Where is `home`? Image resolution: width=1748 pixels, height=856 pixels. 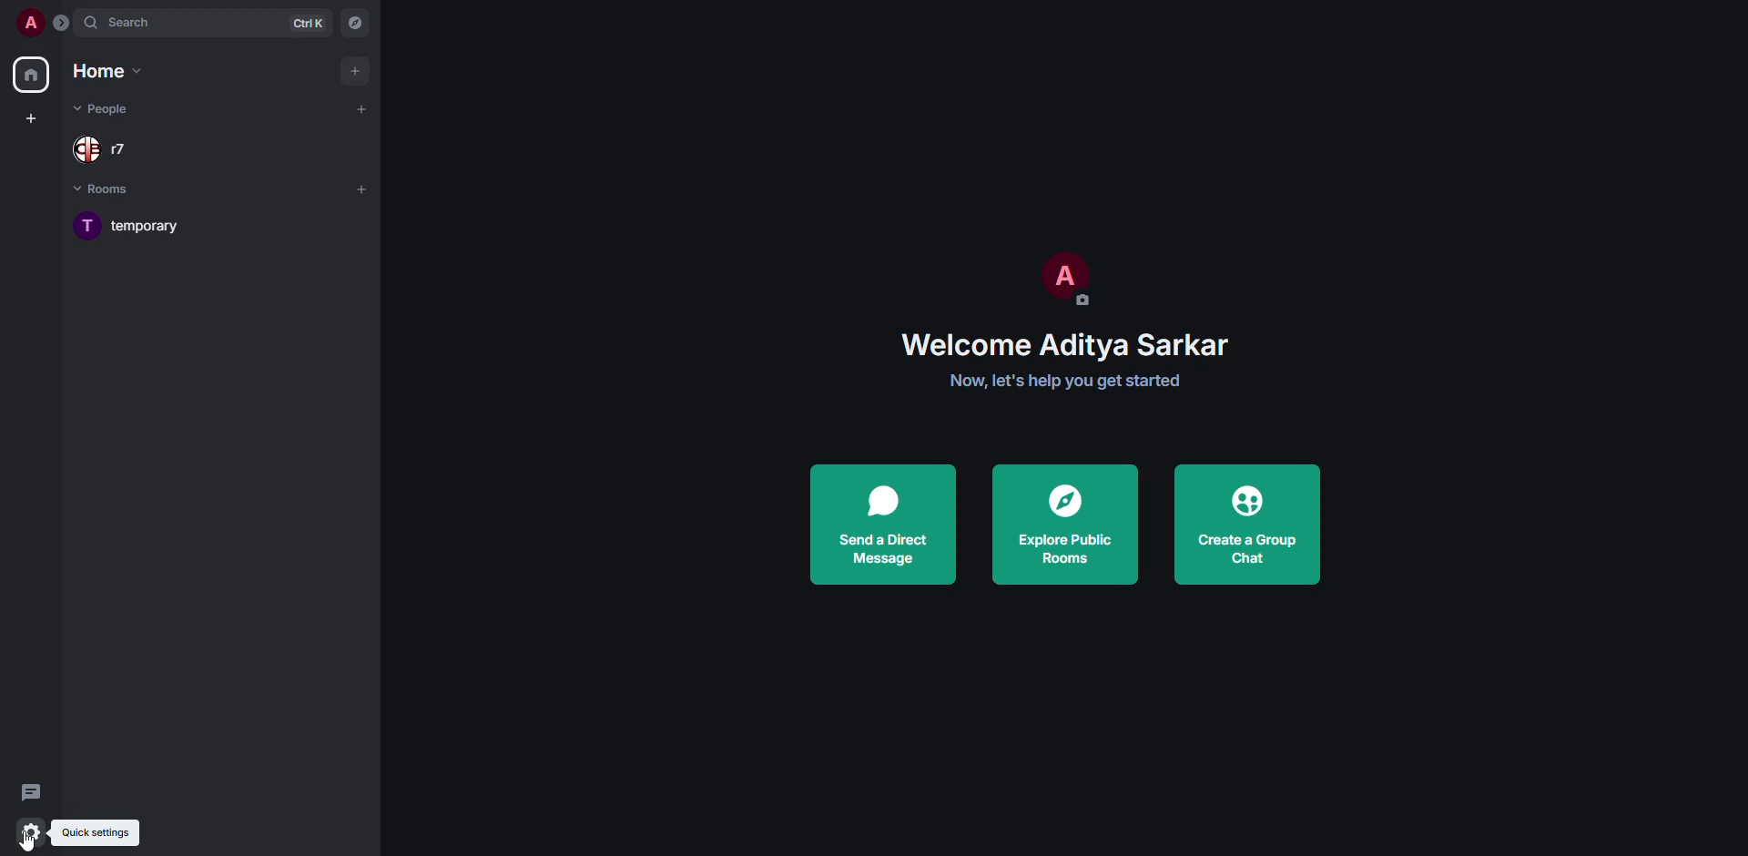
home is located at coordinates (31, 76).